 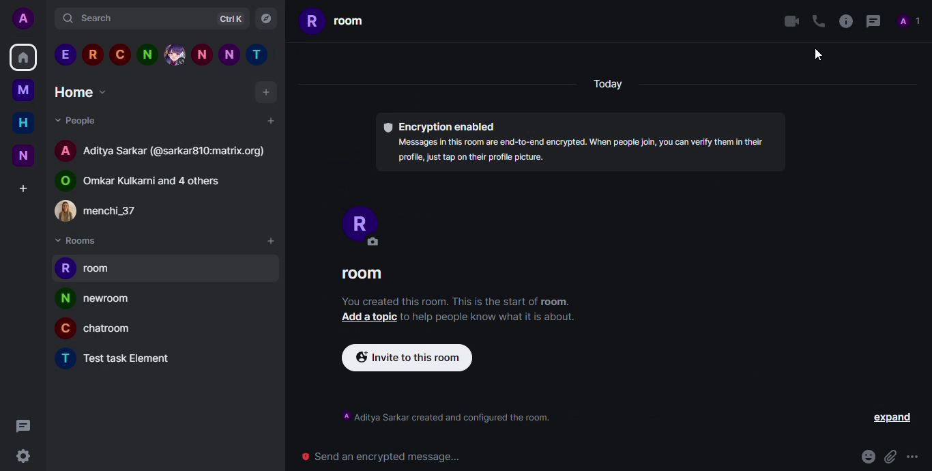 What do you see at coordinates (226, 20) in the screenshot?
I see `ctrlK` at bounding box center [226, 20].